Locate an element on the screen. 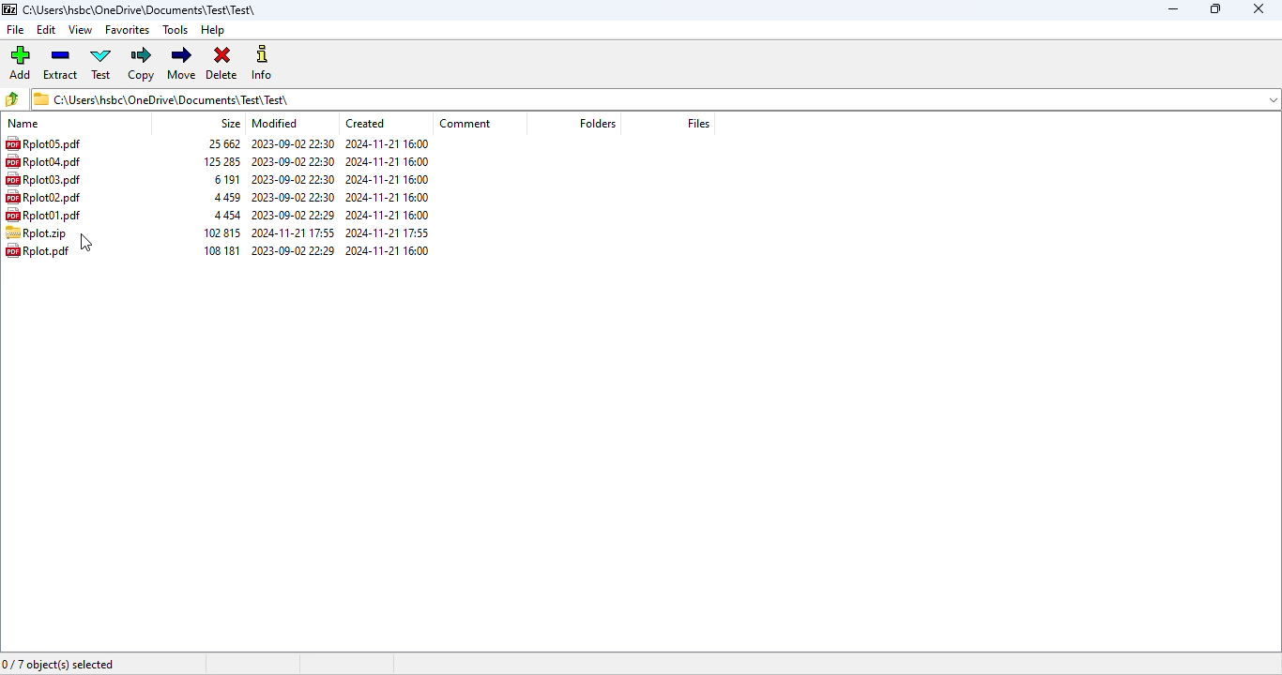 This screenshot has width=1282, height=675. maximize is located at coordinates (1215, 8).